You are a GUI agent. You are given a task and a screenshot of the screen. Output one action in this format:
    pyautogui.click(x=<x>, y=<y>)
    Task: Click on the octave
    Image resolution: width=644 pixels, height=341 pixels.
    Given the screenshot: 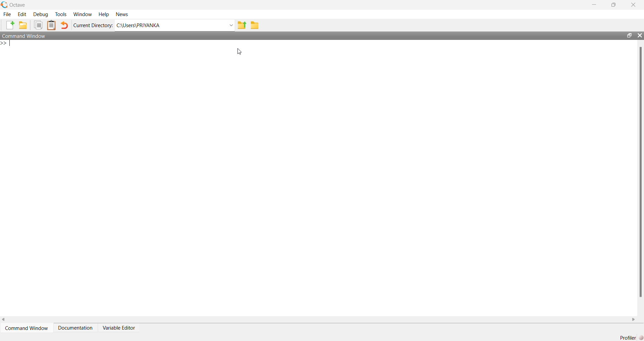 What is the action you would take?
    pyautogui.click(x=21, y=4)
    